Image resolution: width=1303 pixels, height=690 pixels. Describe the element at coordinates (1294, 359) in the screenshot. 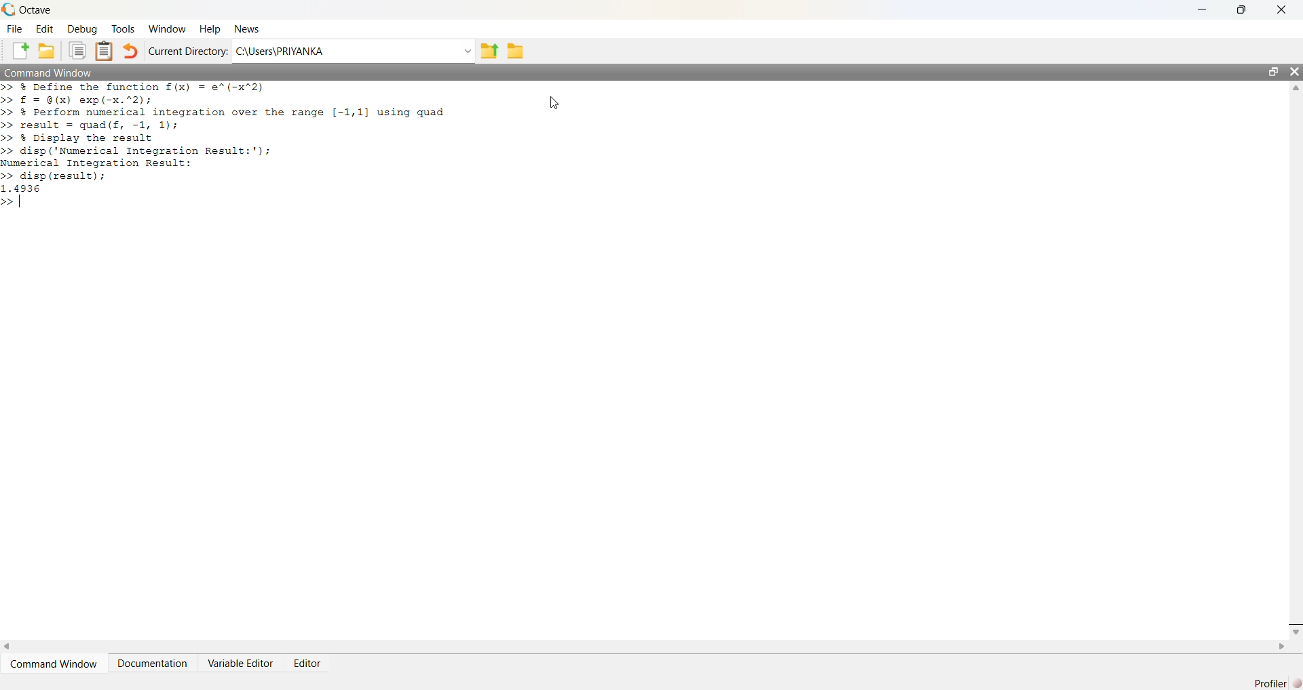

I see `vertical scroll bar` at that location.